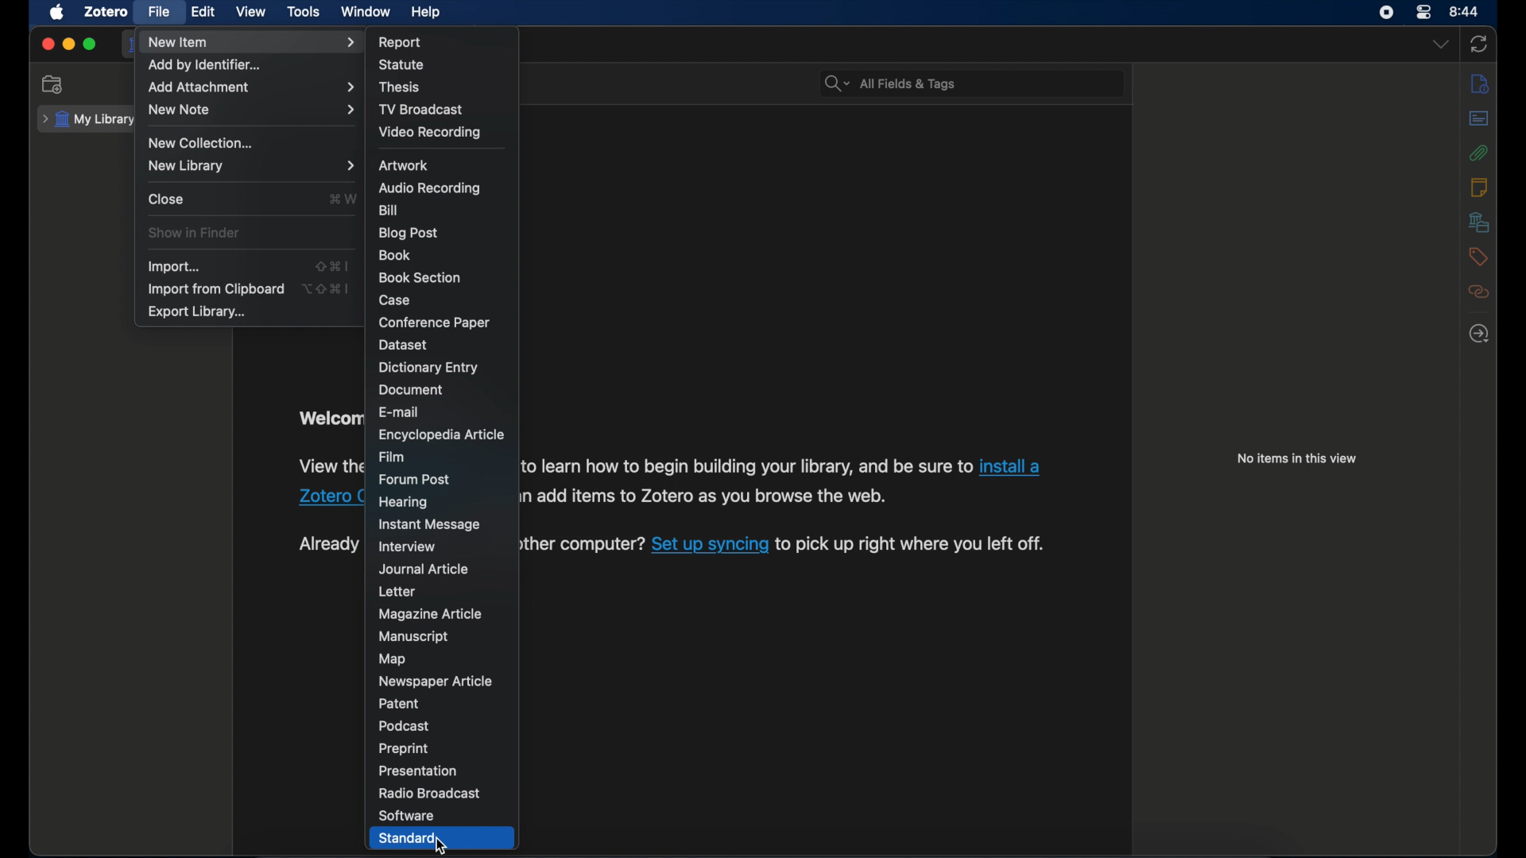 The height and width of the screenshot is (858, 1526). What do you see at coordinates (407, 547) in the screenshot?
I see `interview` at bounding box center [407, 547].